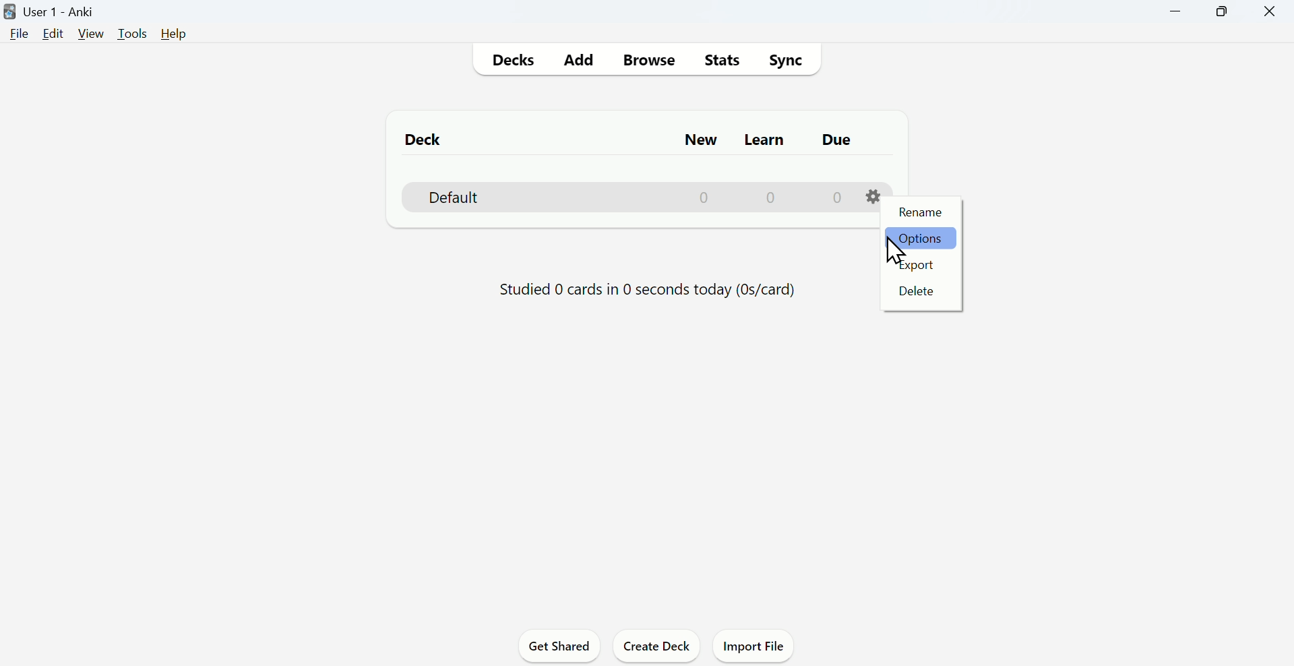  Describe the element at coordinates (916, 266) in the screenshot. I see `Export` at that location.